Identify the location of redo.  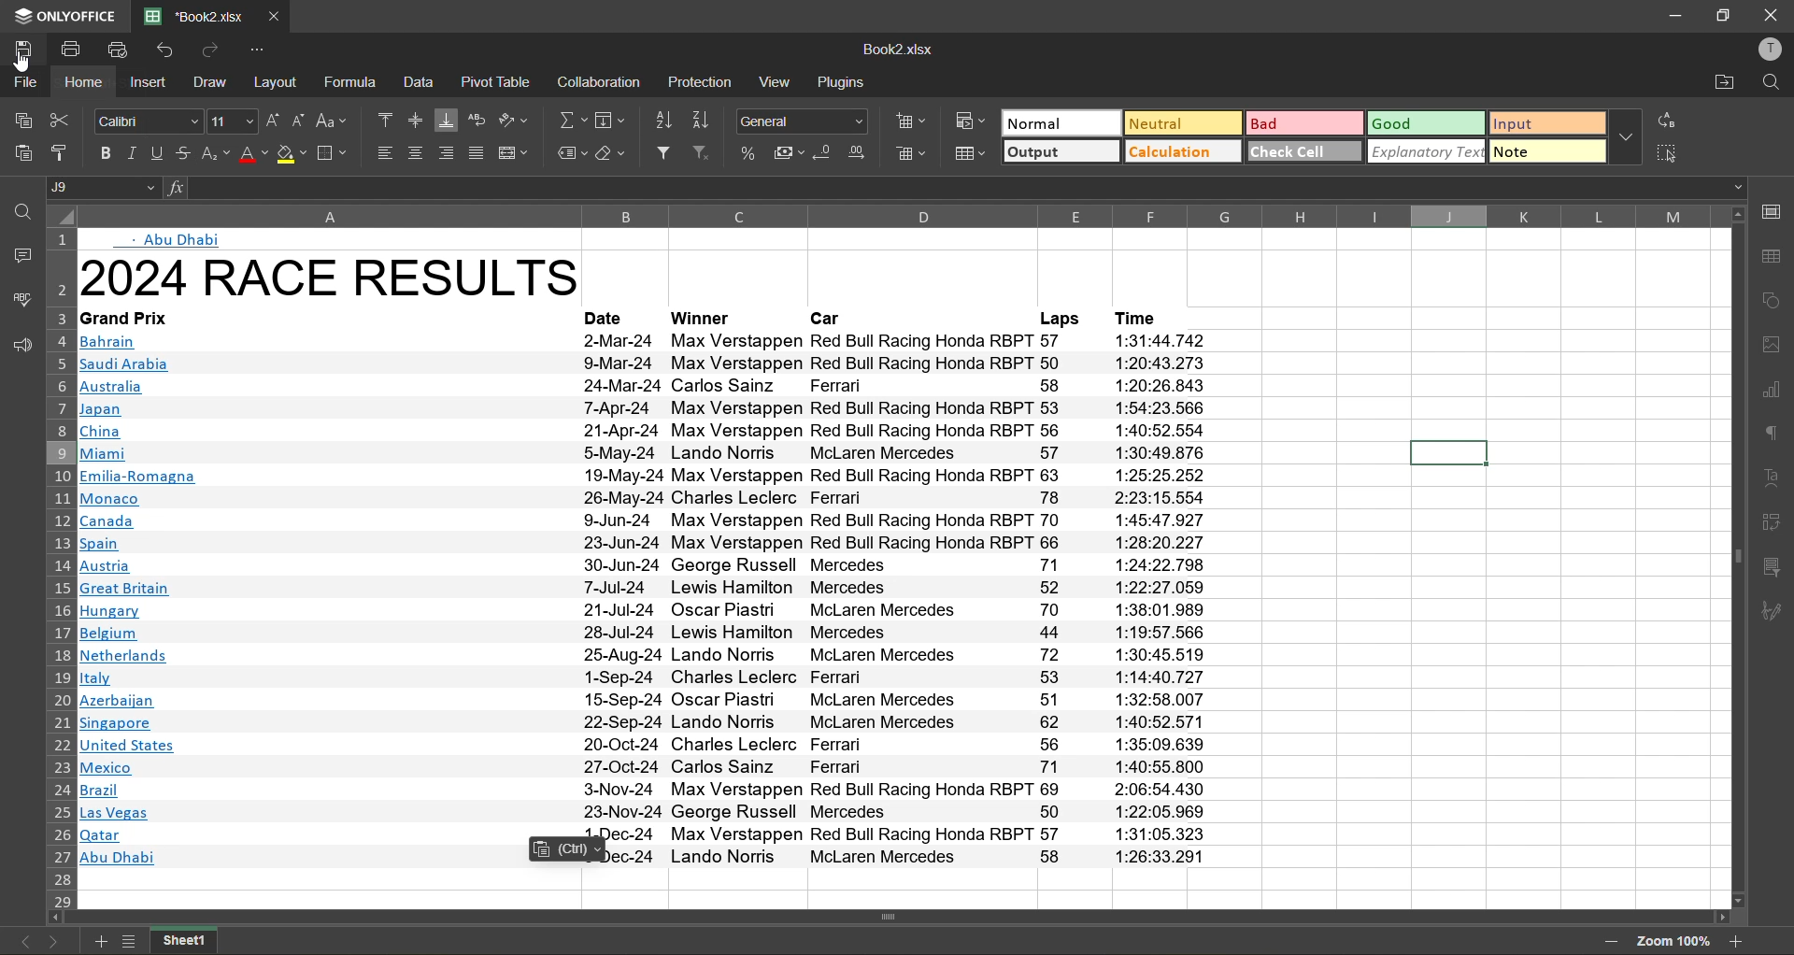
(212, 50).